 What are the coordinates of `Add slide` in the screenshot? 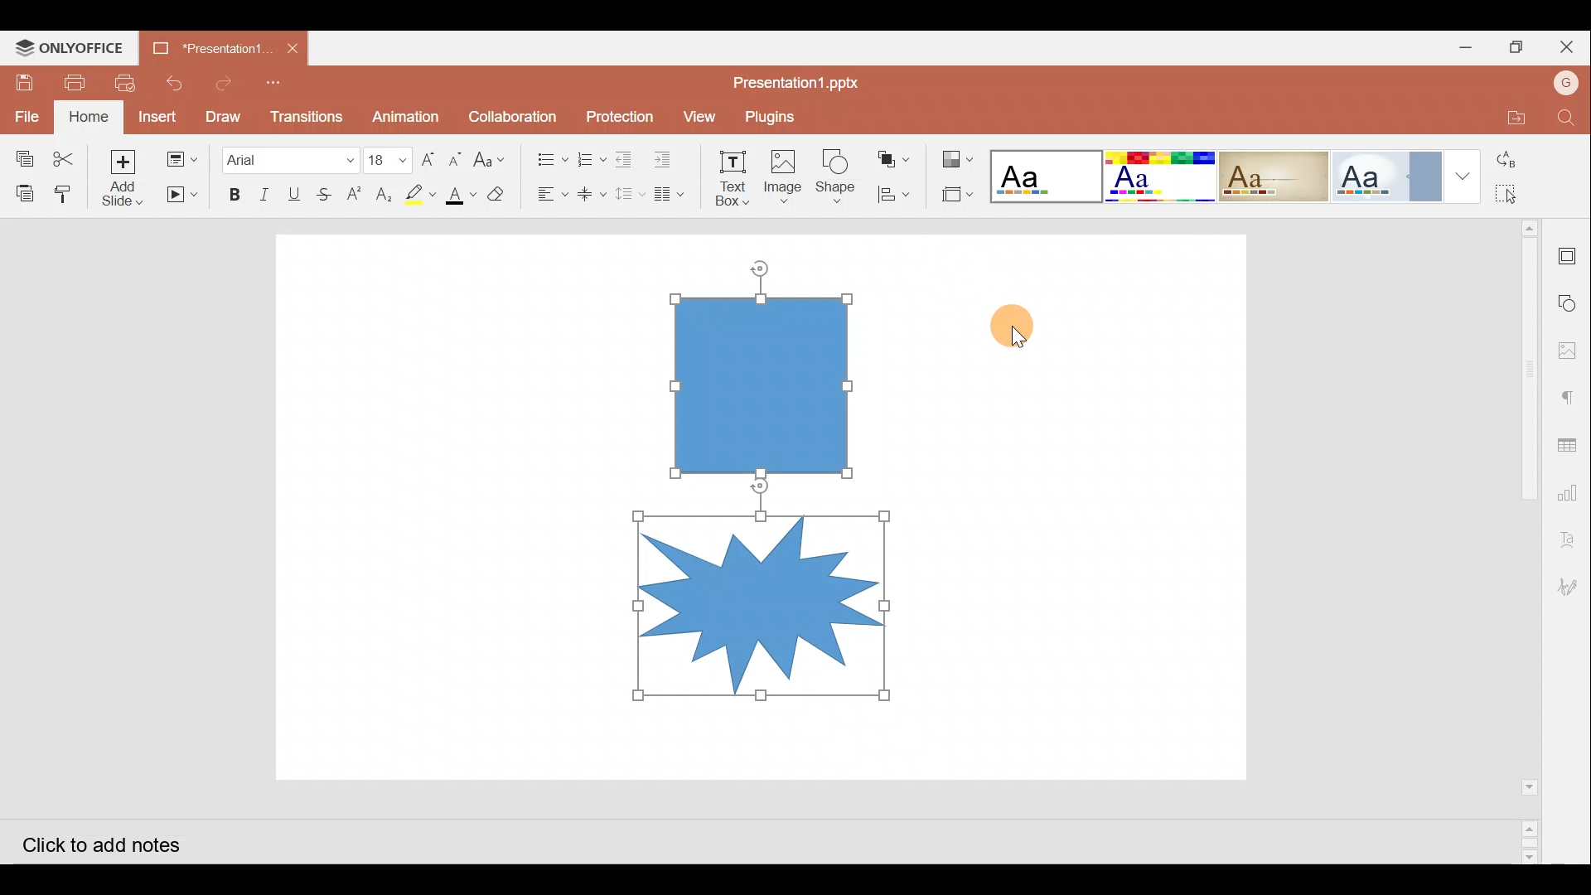 It's located at (122, 177).